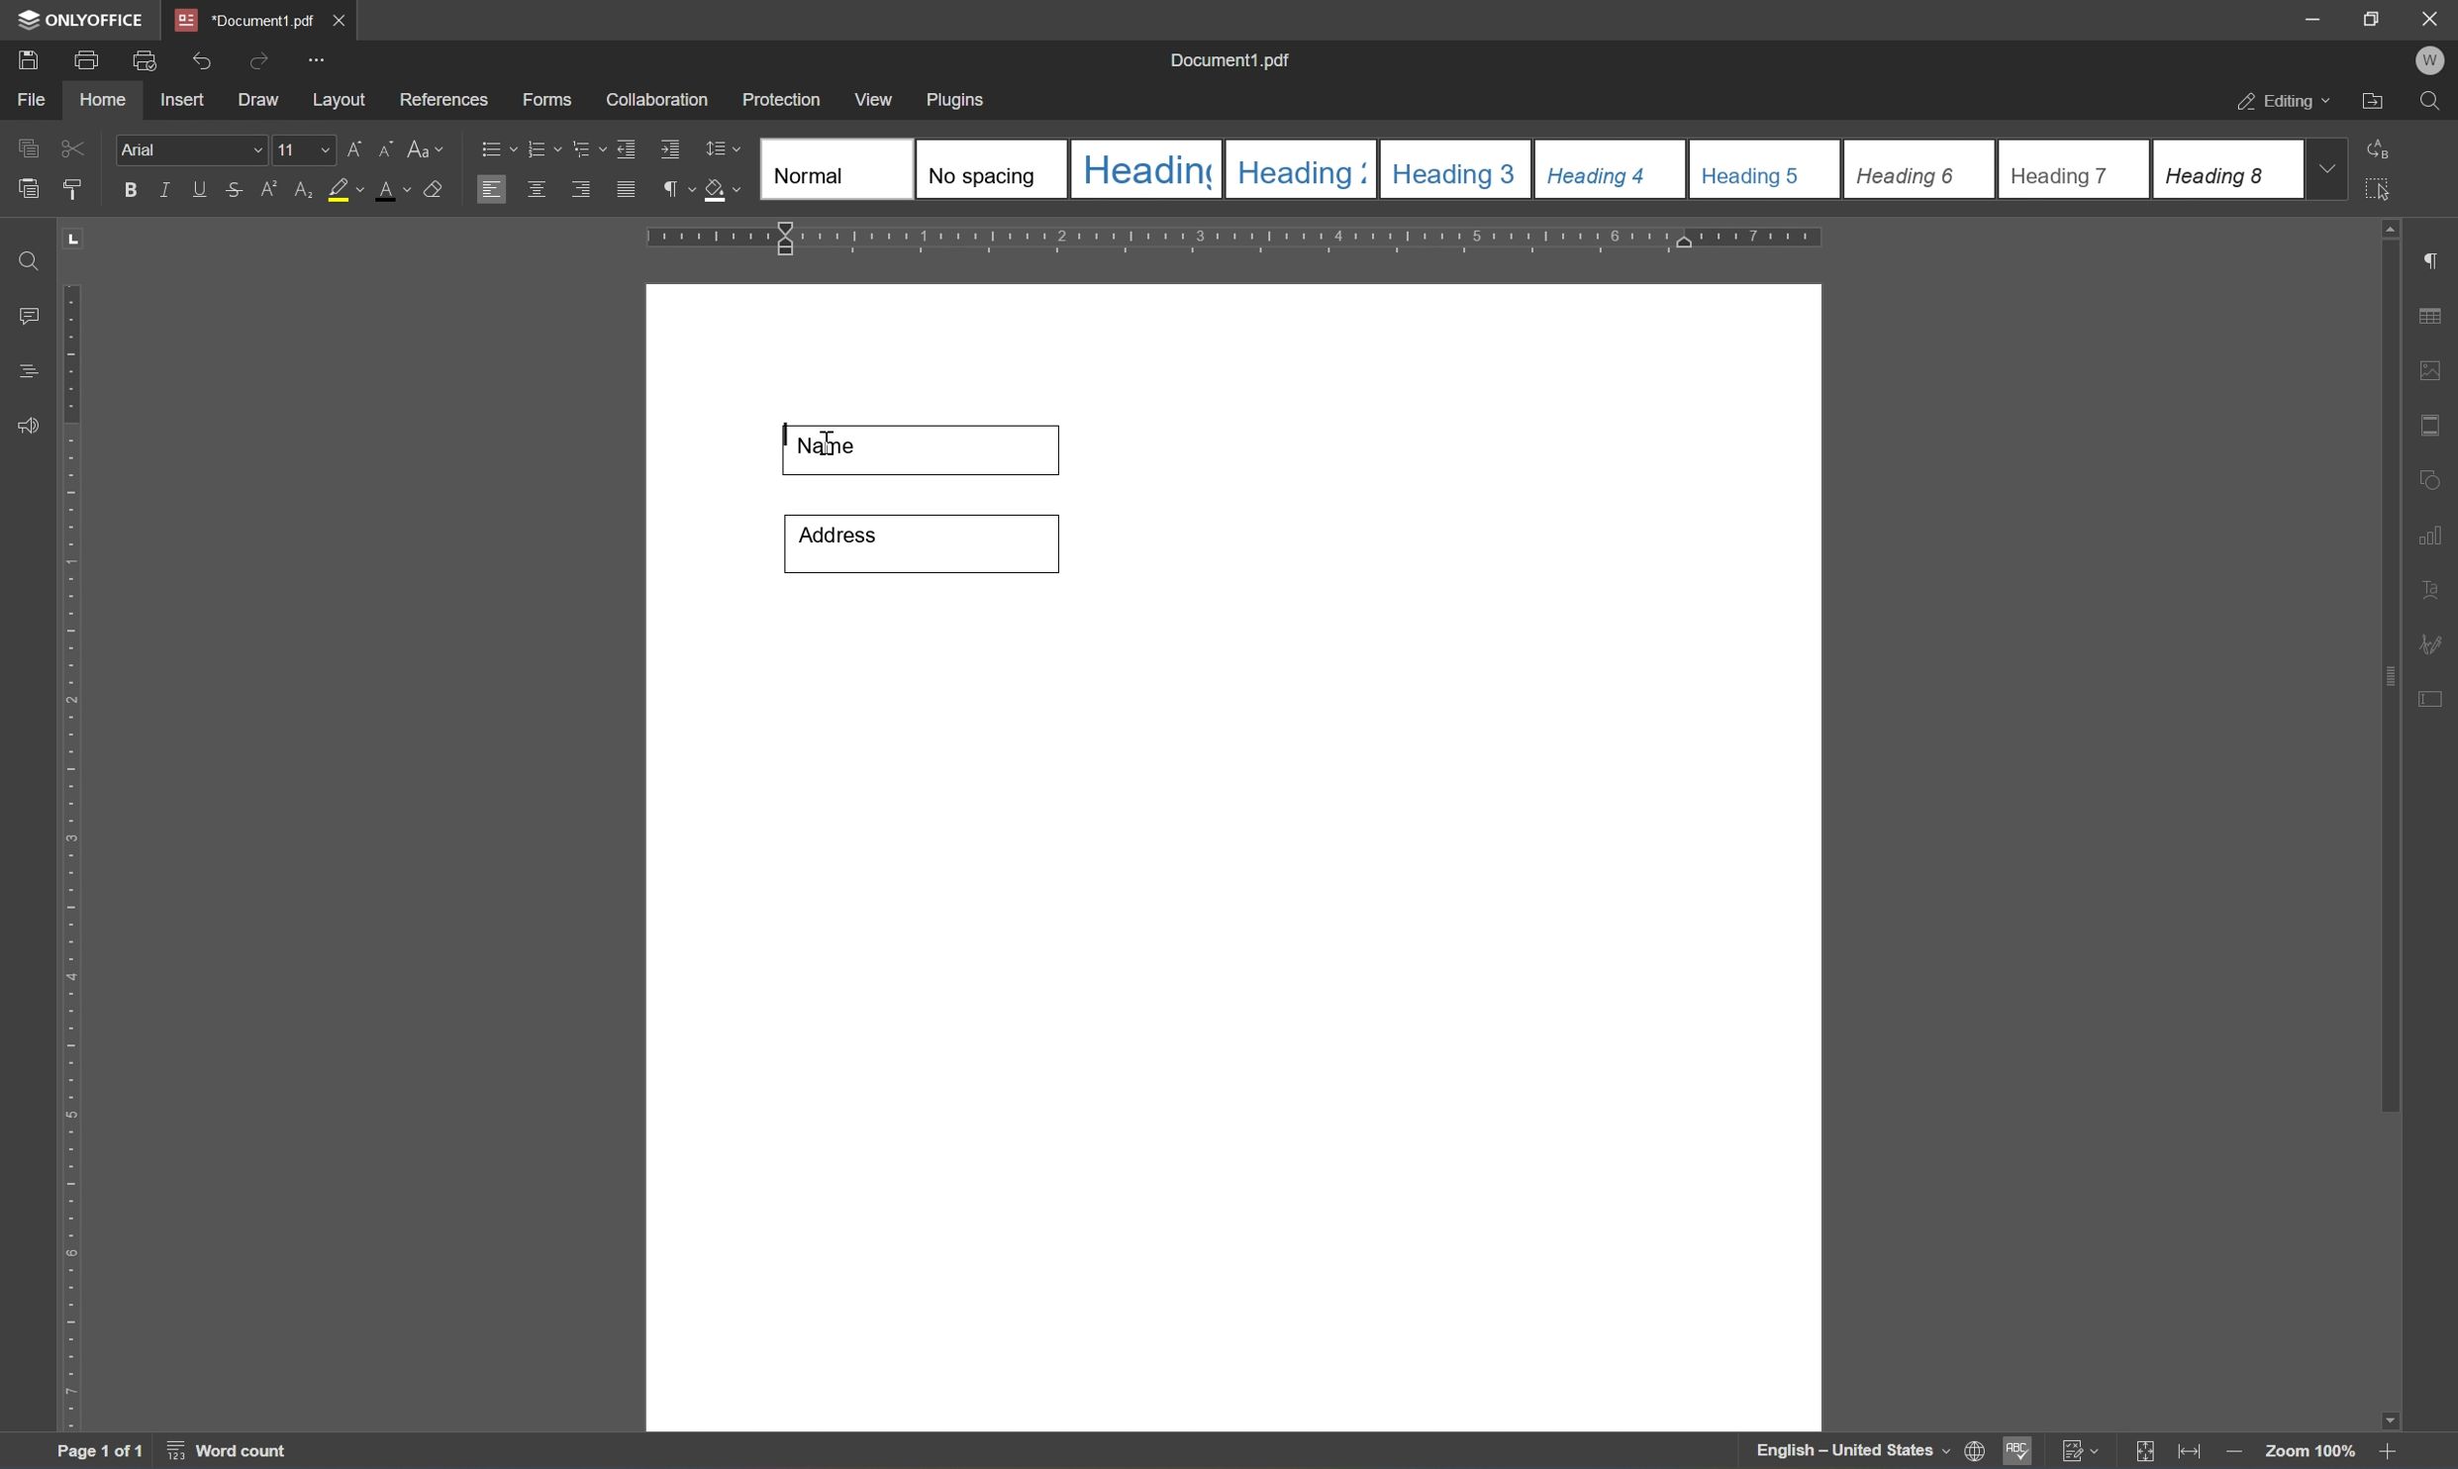  What do you see at coordinates (2435, 475) in the screenshot?
I see `shape settings` at bounding box center [2435, 475].